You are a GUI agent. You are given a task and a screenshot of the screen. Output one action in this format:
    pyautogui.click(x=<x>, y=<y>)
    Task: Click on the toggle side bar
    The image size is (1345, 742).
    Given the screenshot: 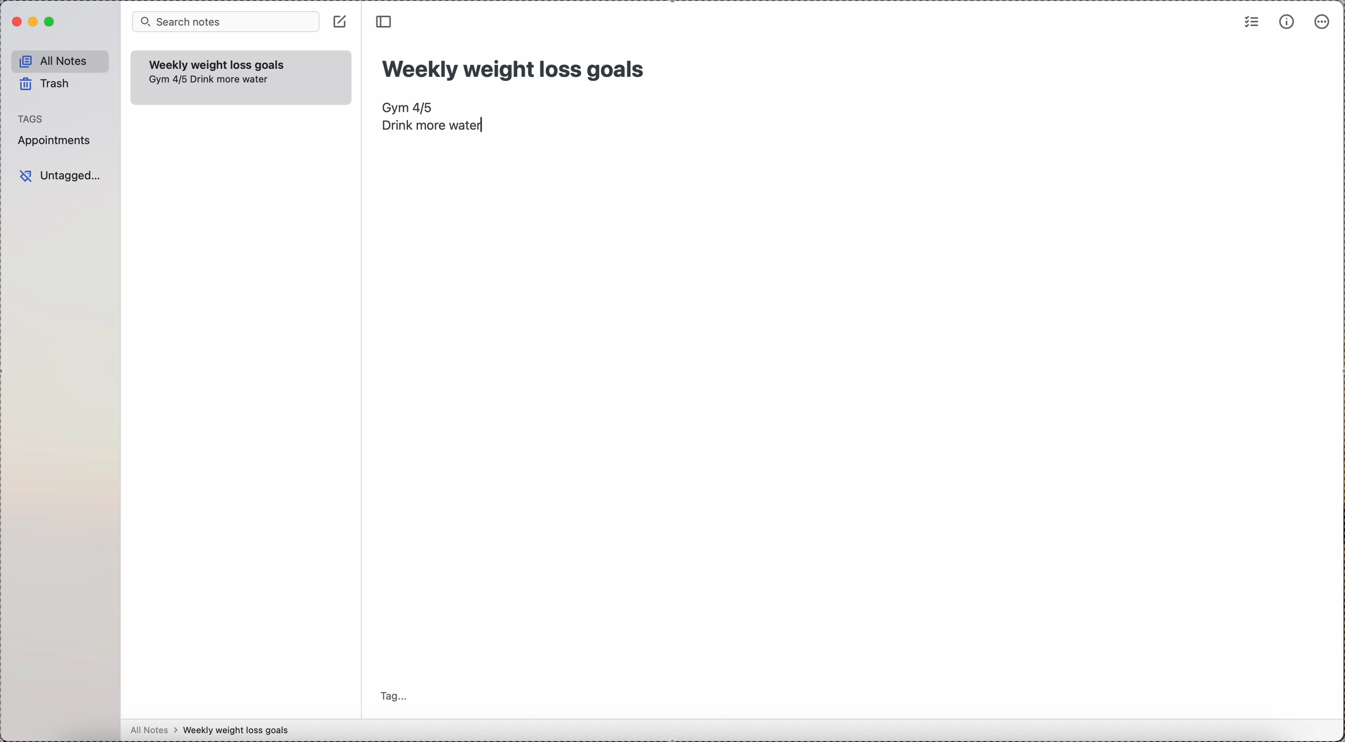 What is the action you would take?
    pyautogui.click(x=386, y=22)
    